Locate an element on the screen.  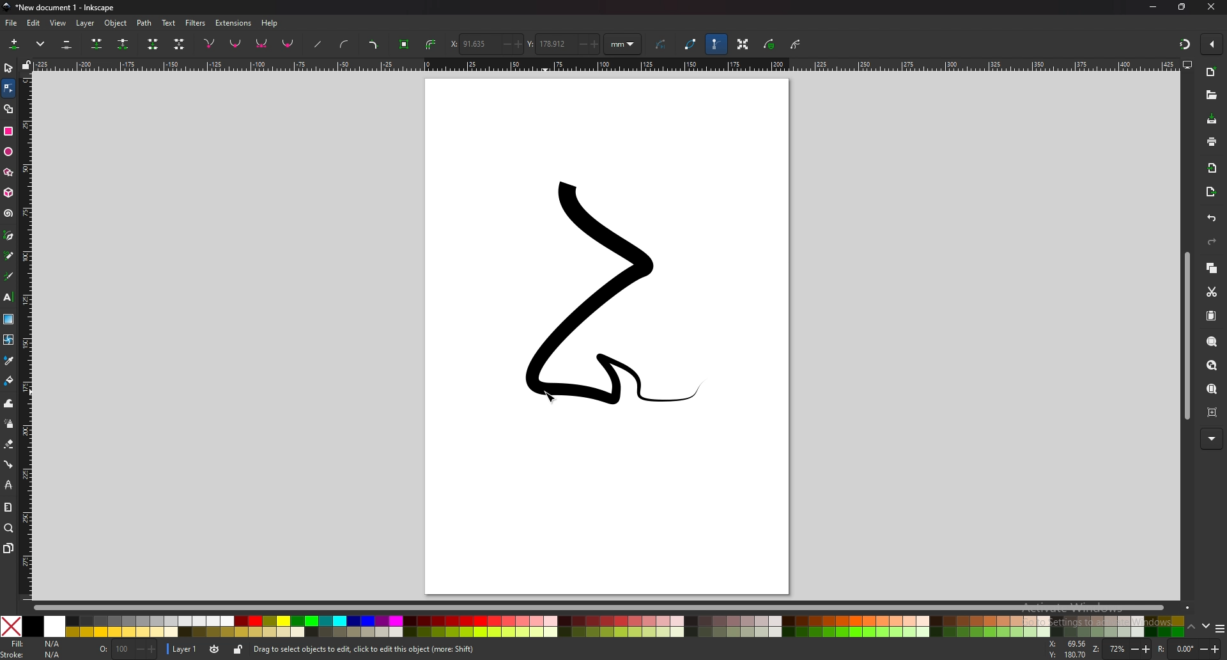
lock guide is located at coordinates (26, 65).